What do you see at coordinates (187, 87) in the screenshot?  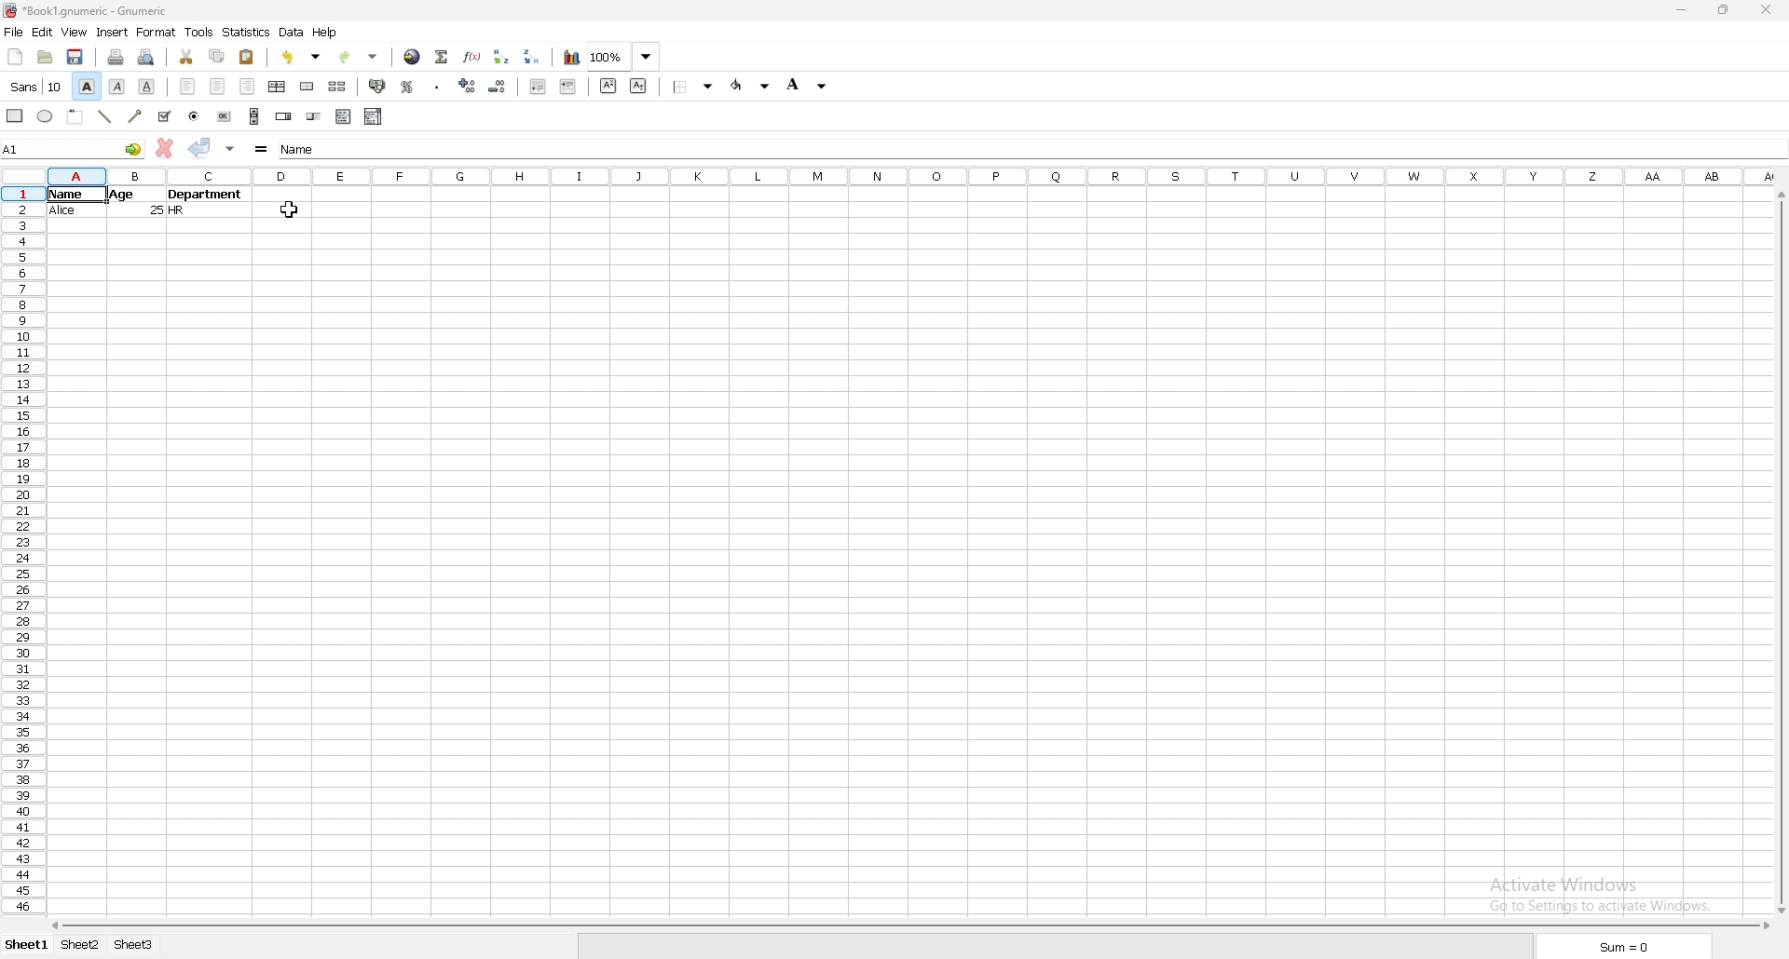 I see `left align` at bounding box center [187, 87].